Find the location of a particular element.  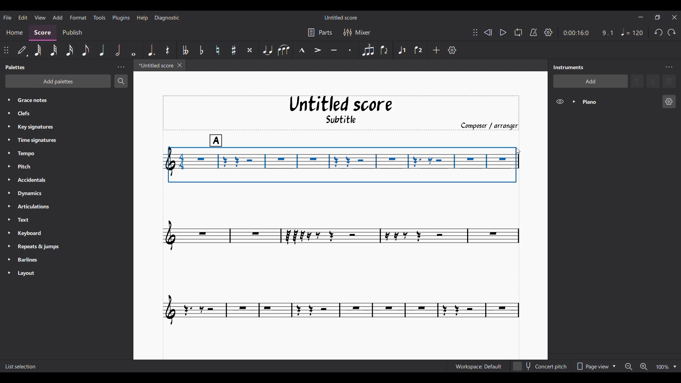

Pitch is located at coordinates (40, 166).